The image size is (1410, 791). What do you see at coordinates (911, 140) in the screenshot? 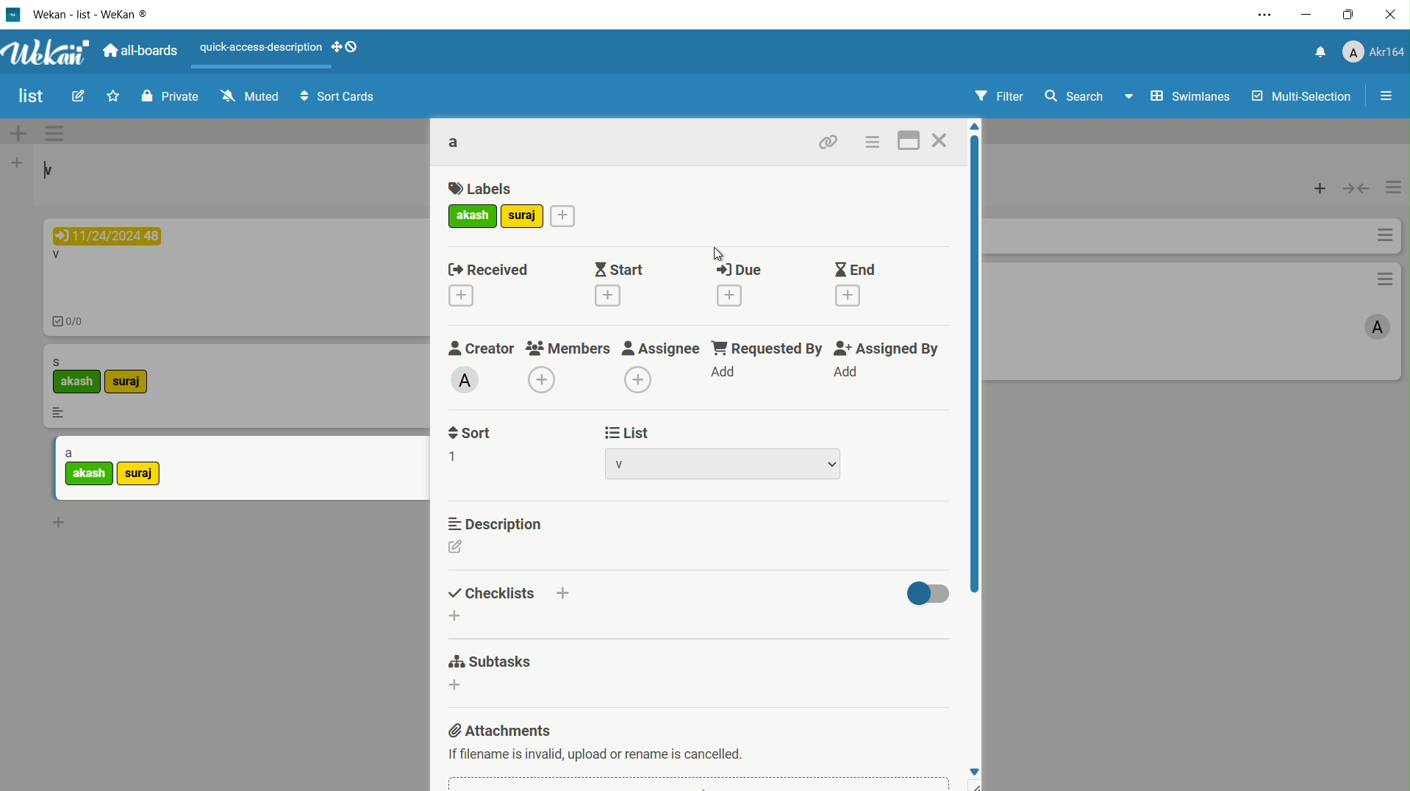
I see `maximize card` at bounding box center [911, 140].